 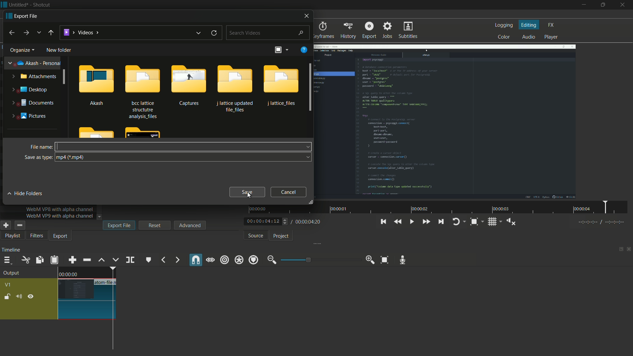 What do you see at coordinates (33, 64) in the screenshot?
I see `akash personal` at bounding box center [33, 64].